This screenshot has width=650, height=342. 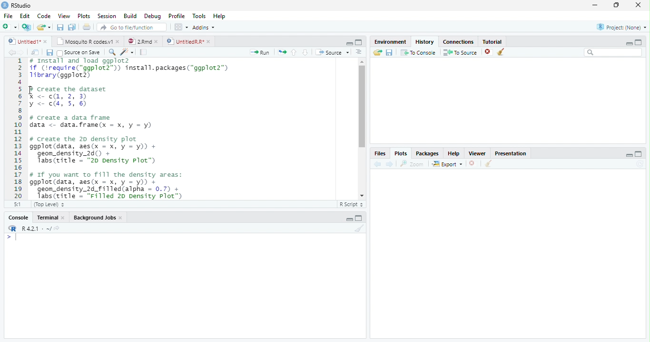 I want to click on Environment, so click(x=389, y=42).